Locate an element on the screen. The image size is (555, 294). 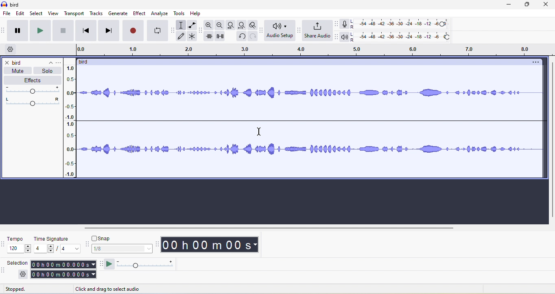
trim audio outside selection is located at coordinates (210, 37).